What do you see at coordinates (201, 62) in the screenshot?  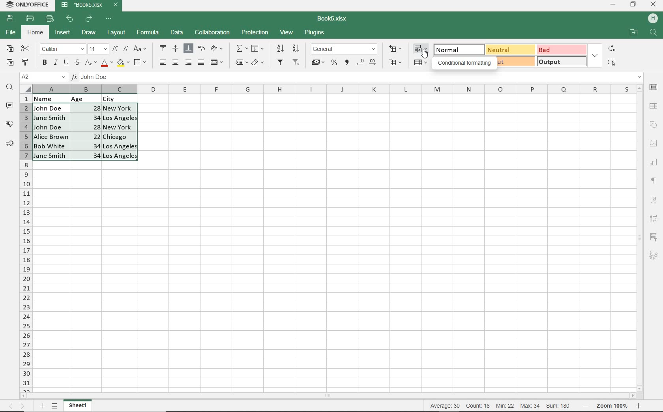 I see `JUSTIFIED` at bounding box center [201, 62].